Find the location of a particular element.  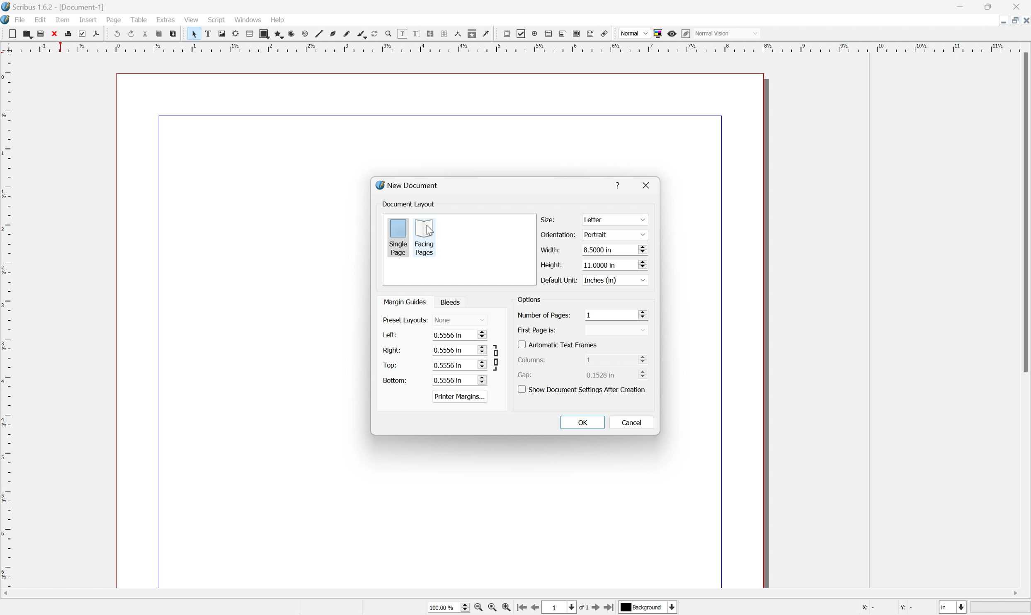

preset layout is located at coordinates (404, 320).